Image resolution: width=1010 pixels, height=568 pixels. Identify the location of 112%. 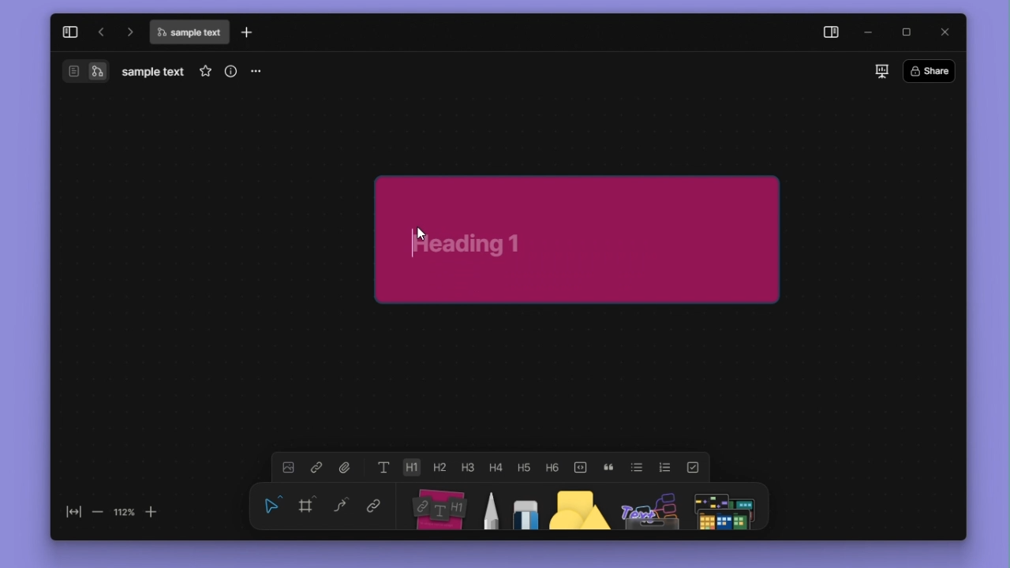
(124, 513).